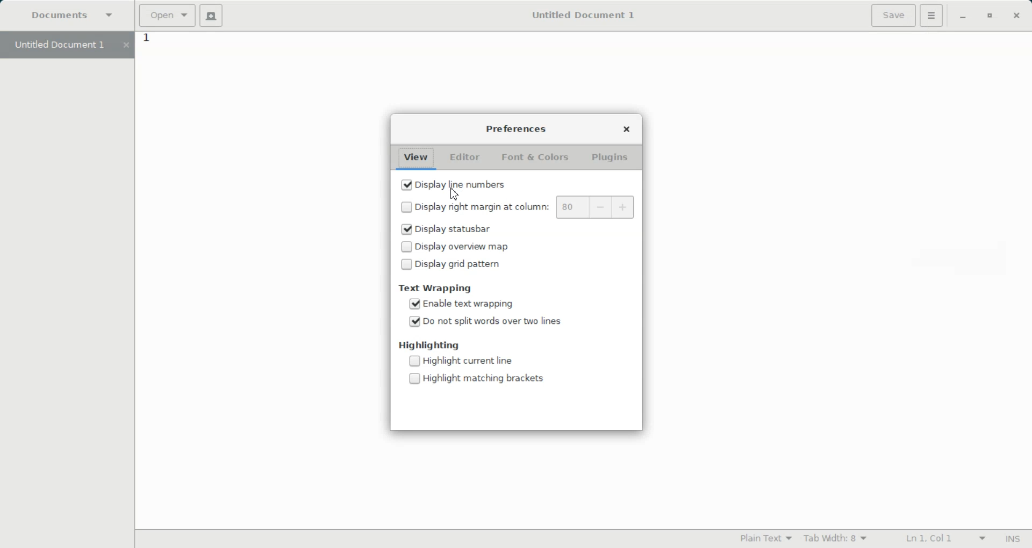 The height and width of the screenshot is (548, 1032). I want to click on Open a file, so click(168, 16).